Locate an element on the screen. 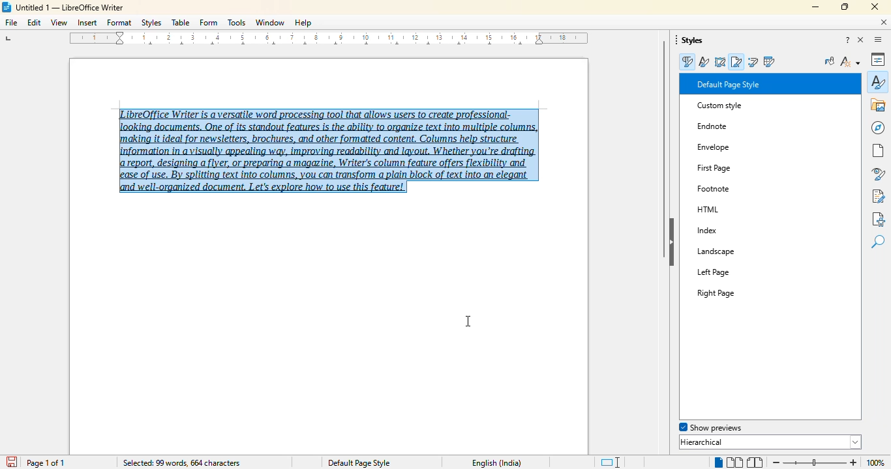  Default page style is located at coordinates (359, 462).